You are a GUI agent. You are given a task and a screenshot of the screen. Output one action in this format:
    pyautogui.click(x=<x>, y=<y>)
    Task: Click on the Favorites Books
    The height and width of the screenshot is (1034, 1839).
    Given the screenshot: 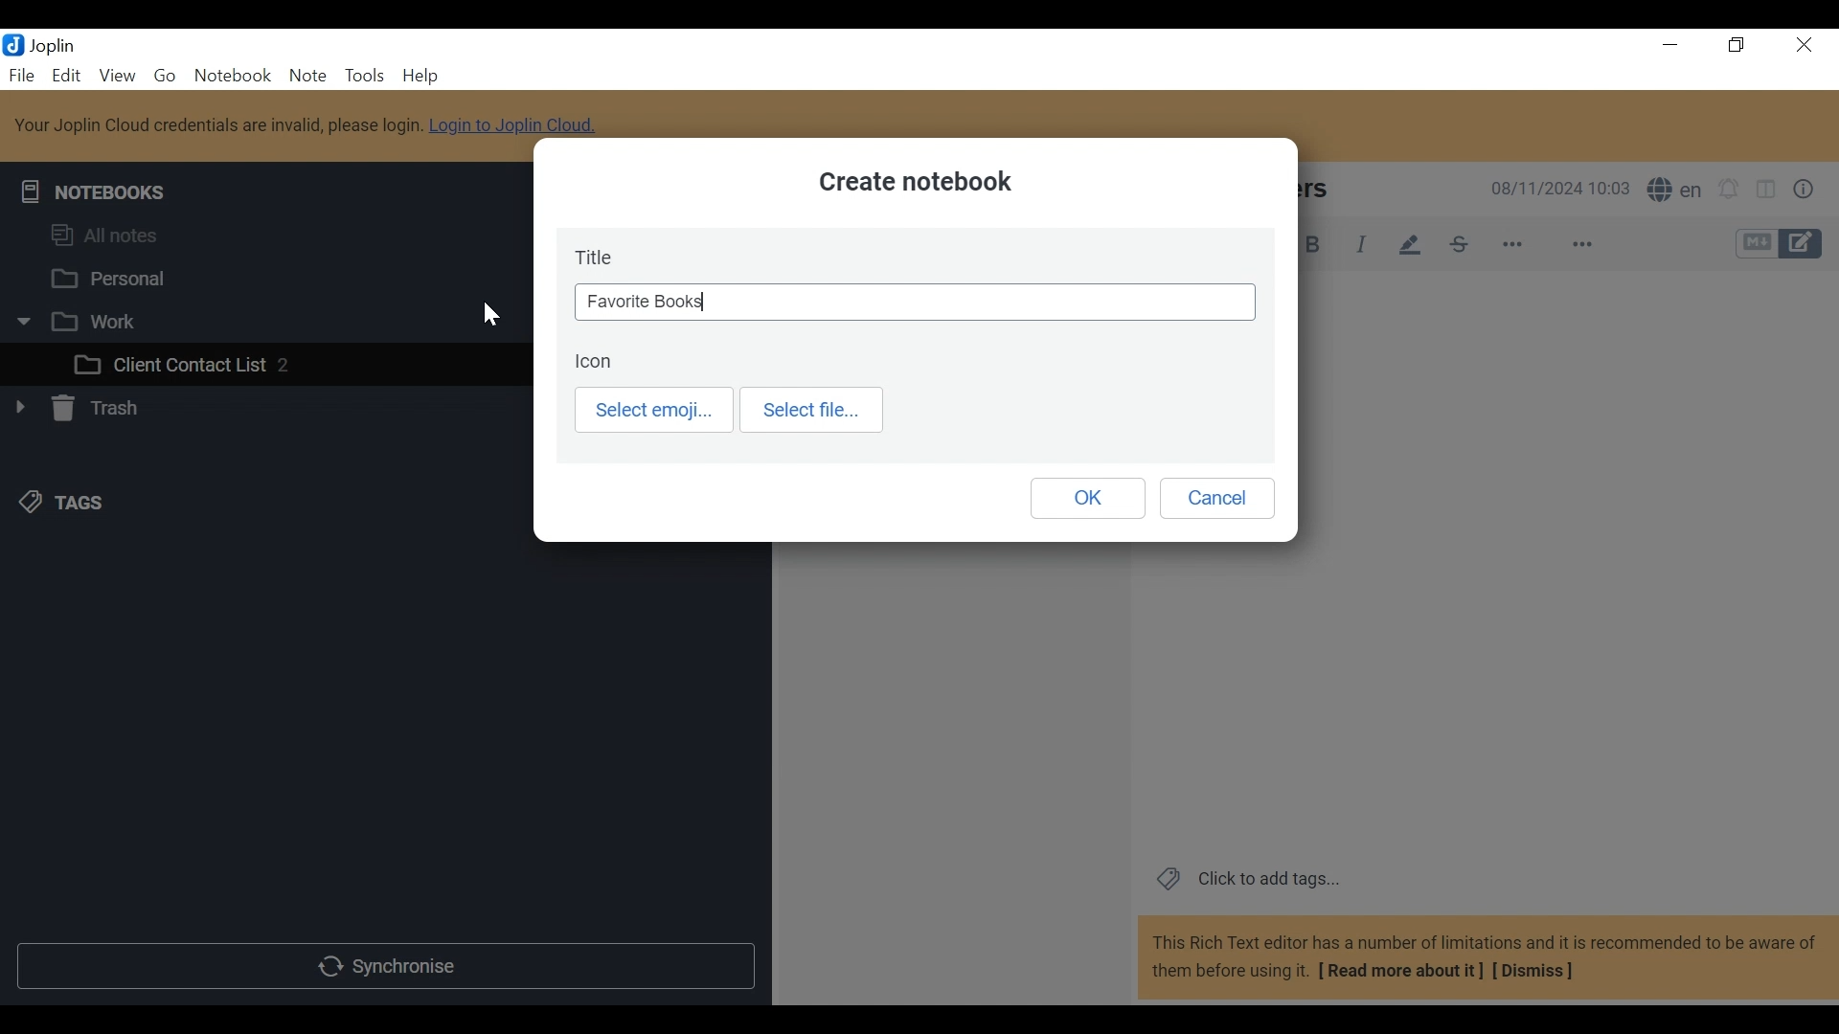 What is the action you would take?
    pyautogui.click(x=917, y=301)
    